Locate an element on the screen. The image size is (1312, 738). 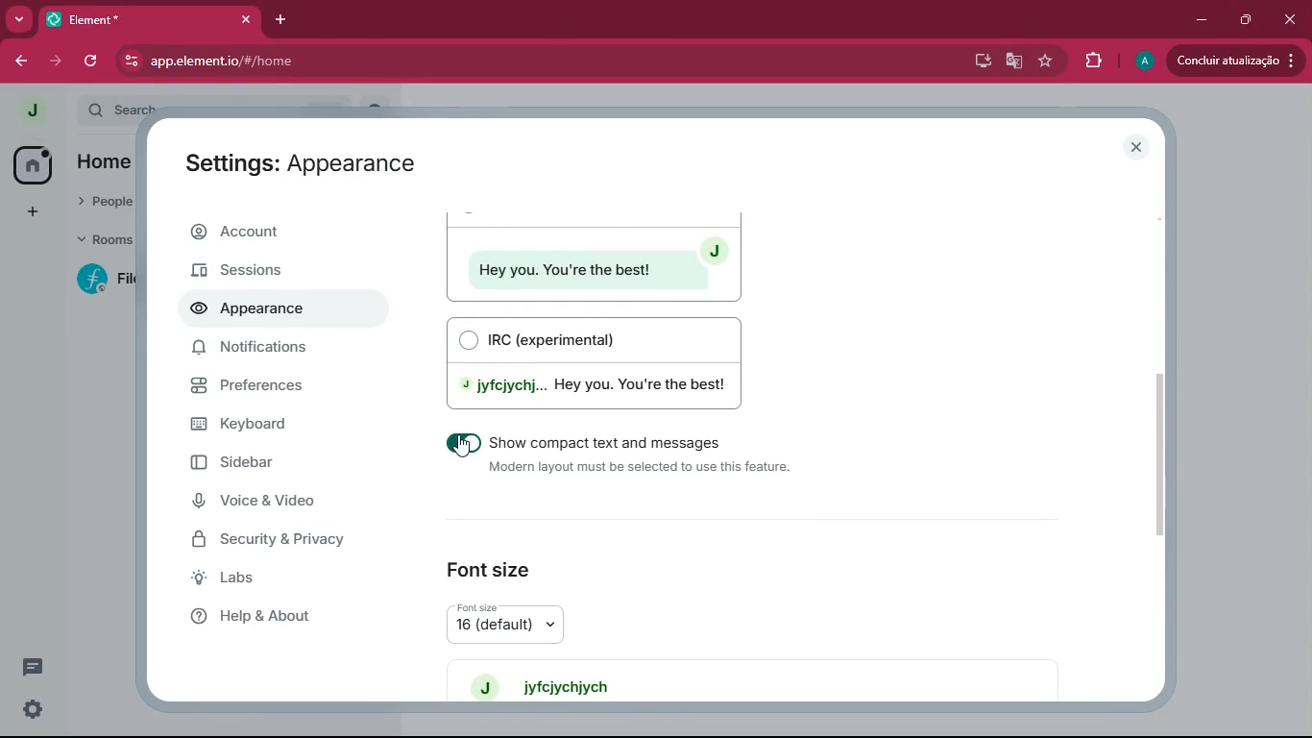
account is located at coordinates (282, 234).